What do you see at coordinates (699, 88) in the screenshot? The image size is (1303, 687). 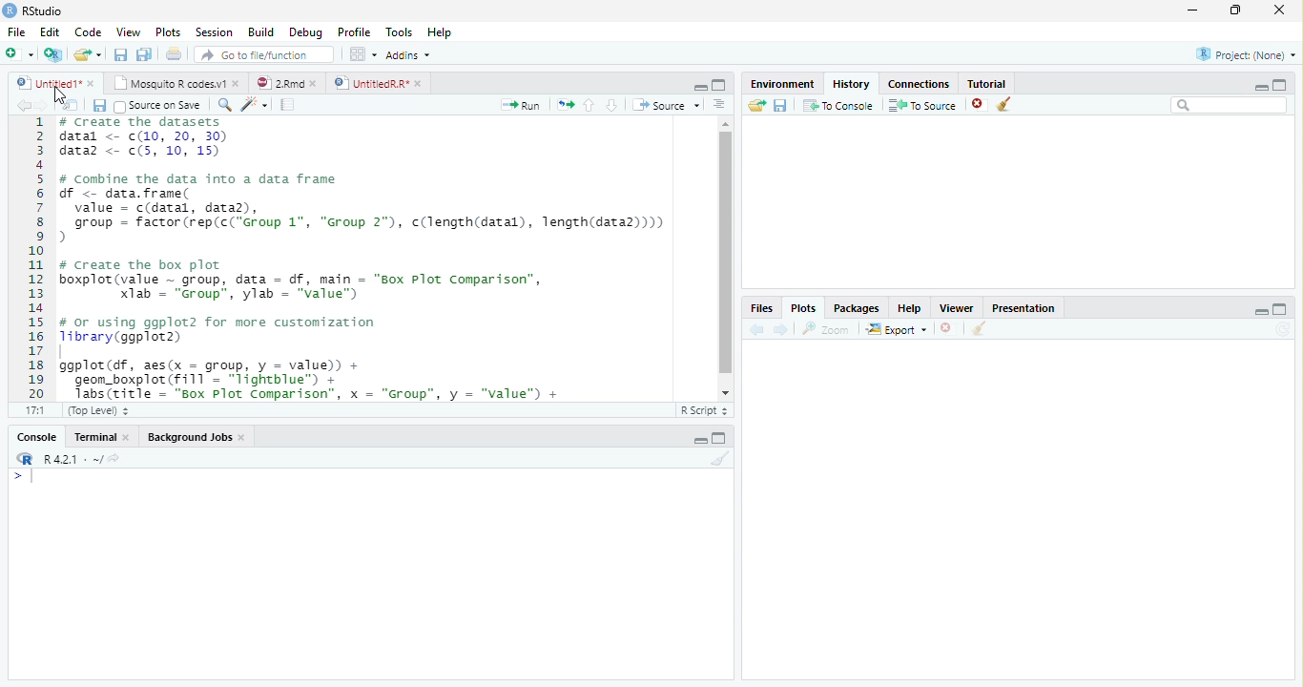 I see `Minimize` at bounding box center [699, 88].